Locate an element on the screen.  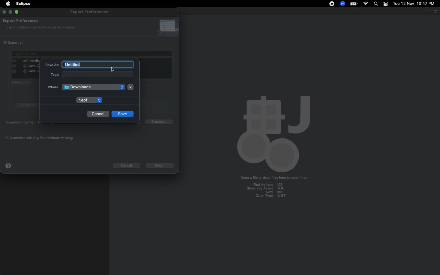
export preferences to the local file system is located at coordinates (40, 28).